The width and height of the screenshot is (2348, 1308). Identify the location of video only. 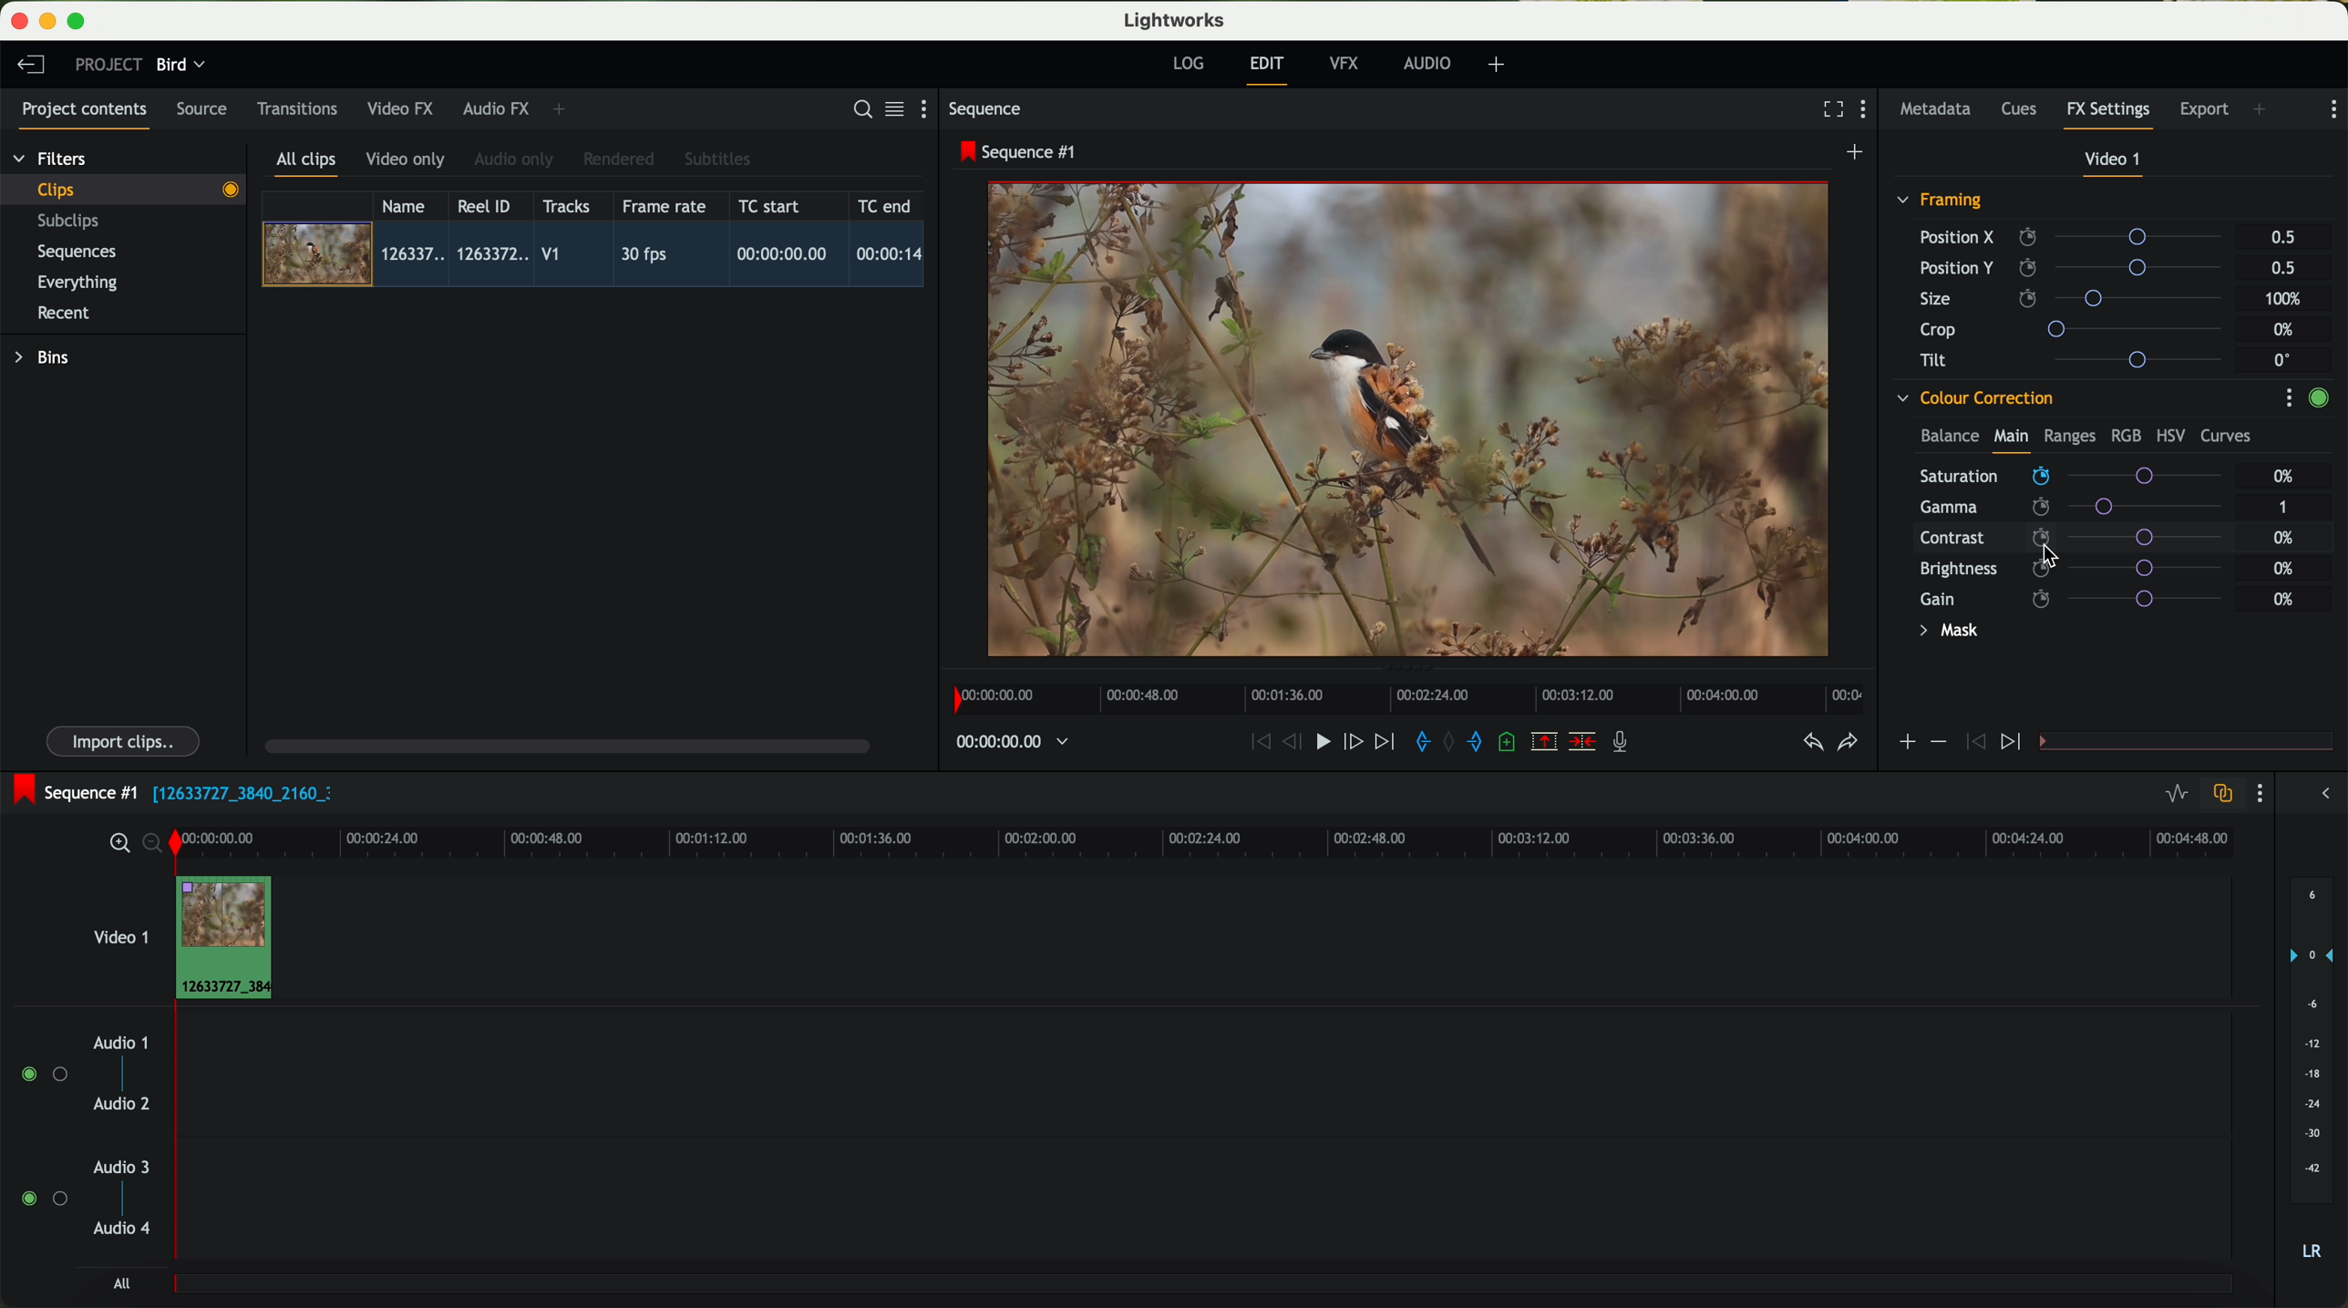
(405, 160).